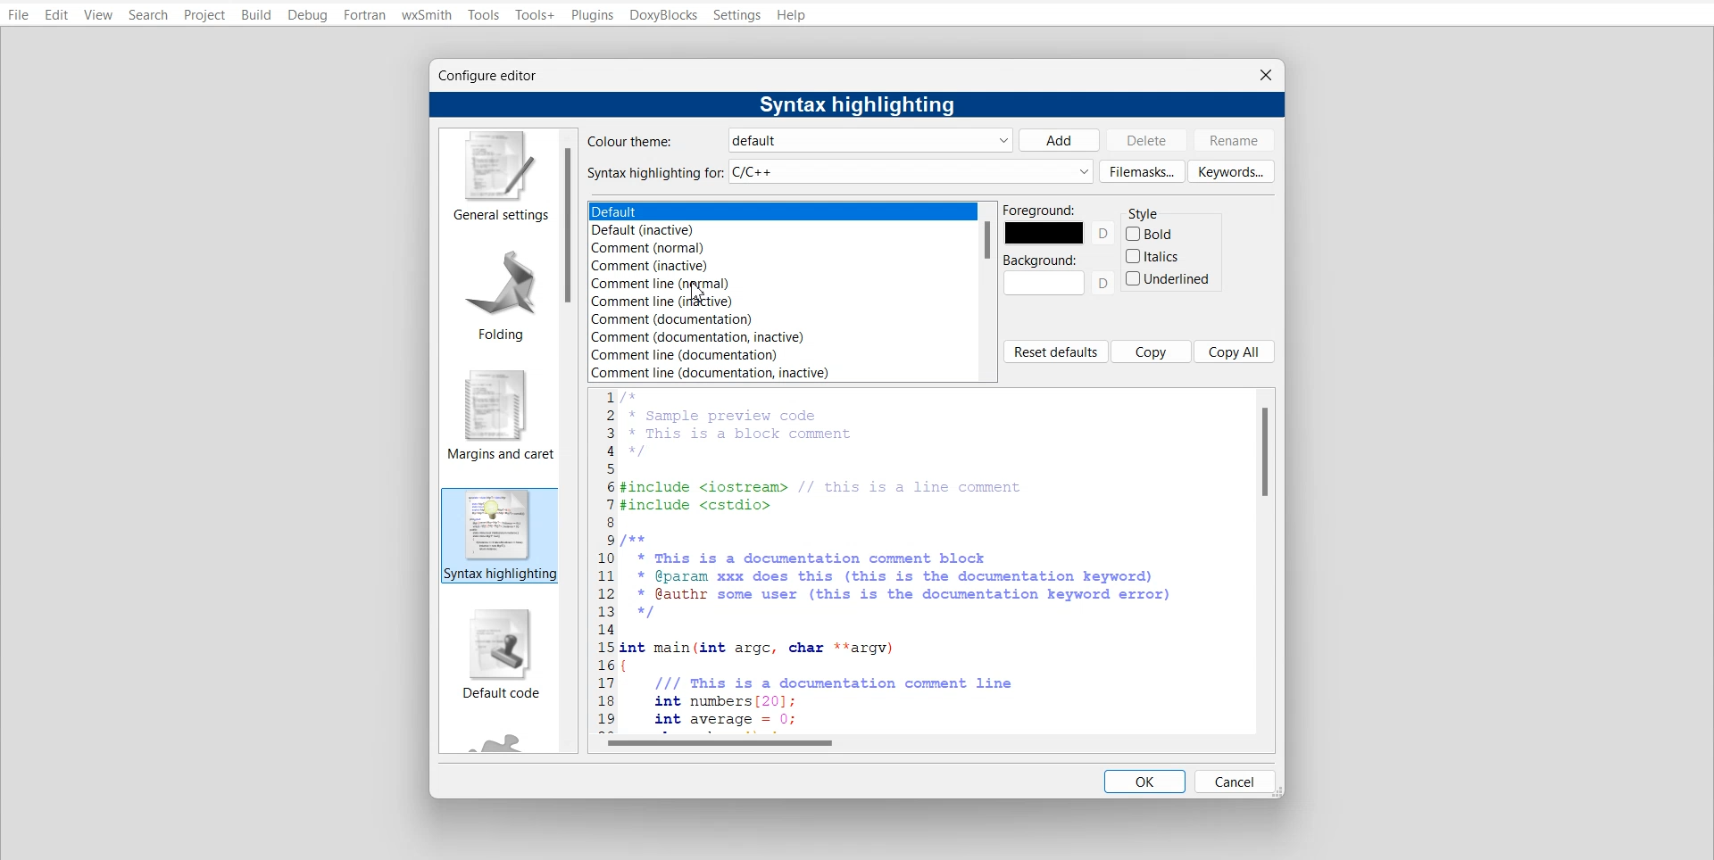 The image size is (1714, 860). What do you see at coordinates (711, 230) in the screenshot?
I see `Default (inactive)` at bounding box center [711, 230].